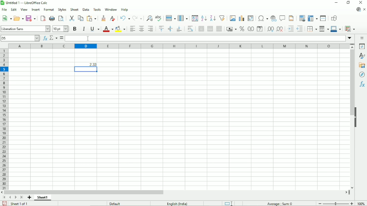 Image resolution: width=367 pixels, height=206 pixels. I want to click on Select function, so click(54, 38).